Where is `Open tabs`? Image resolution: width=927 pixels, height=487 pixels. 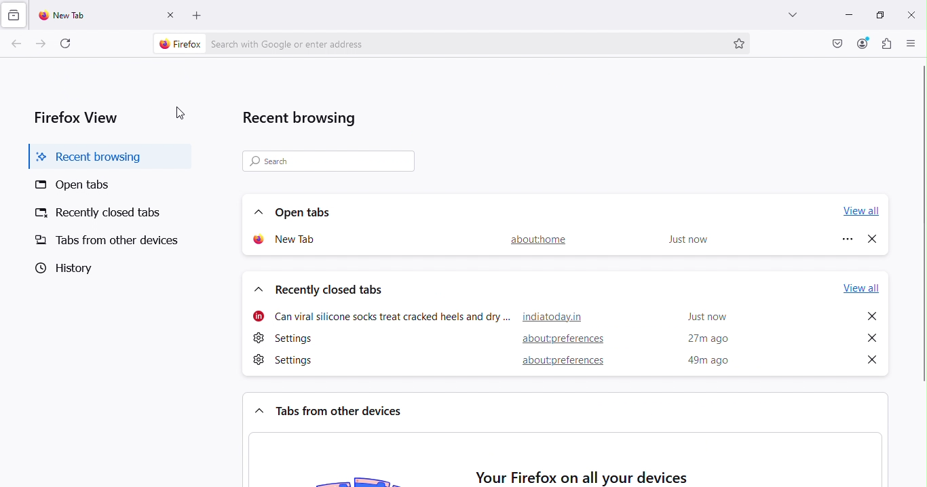
Open tabs is located at coordinates (75, 187).